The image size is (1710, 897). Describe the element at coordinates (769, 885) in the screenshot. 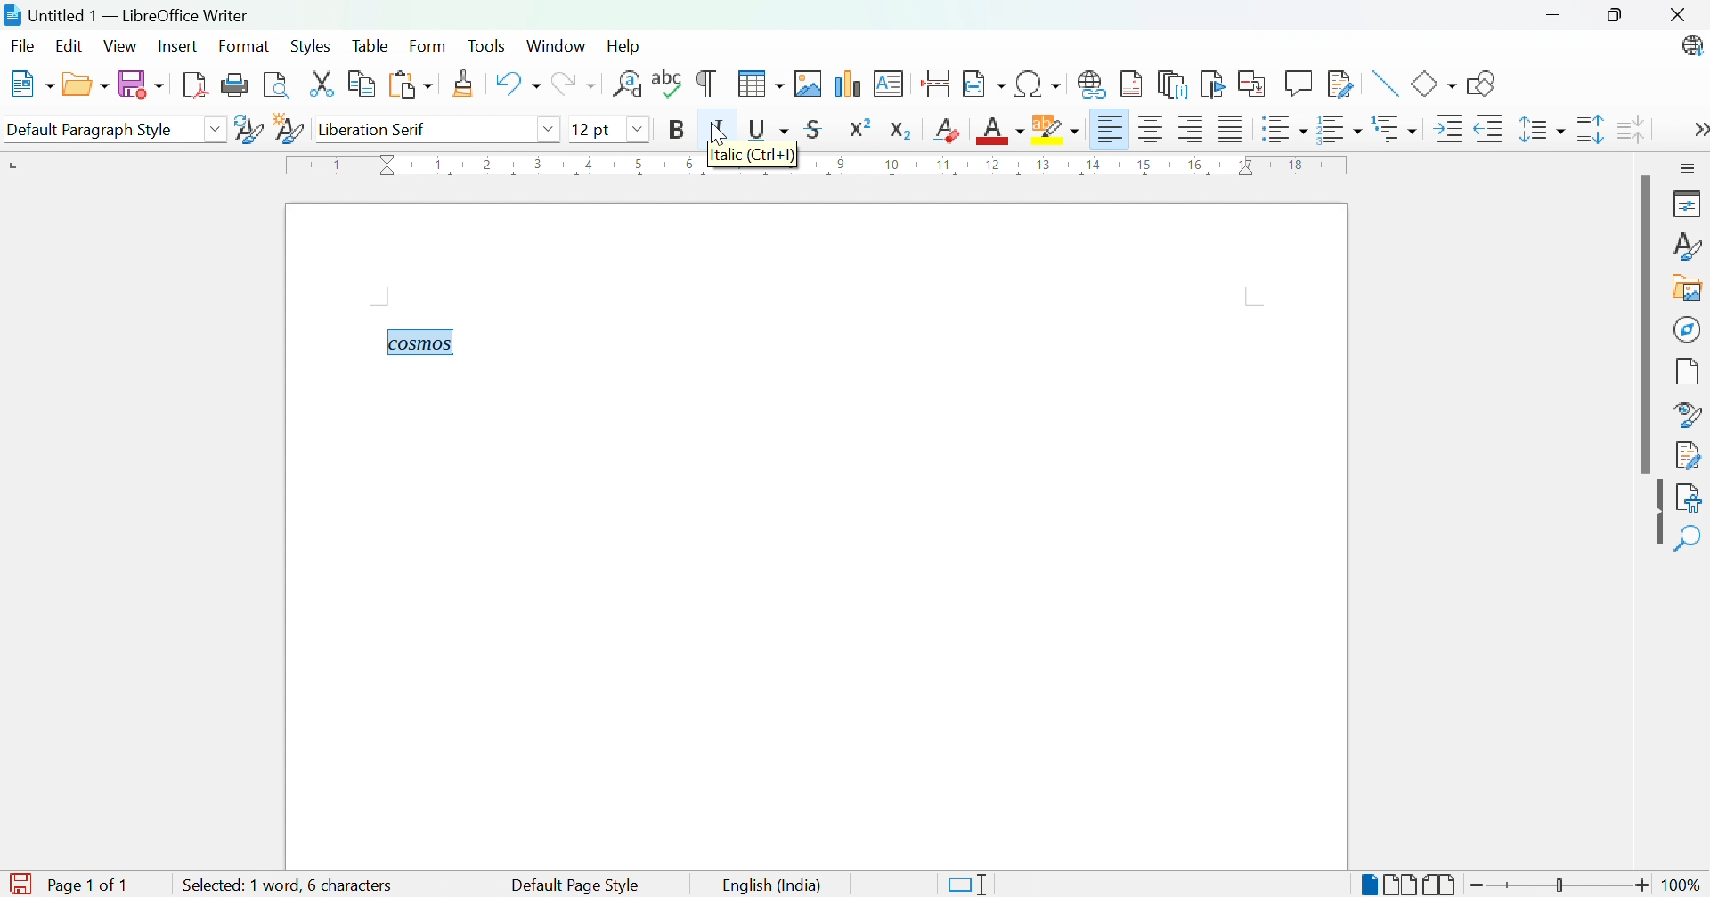

I see `English (India)` at that location.